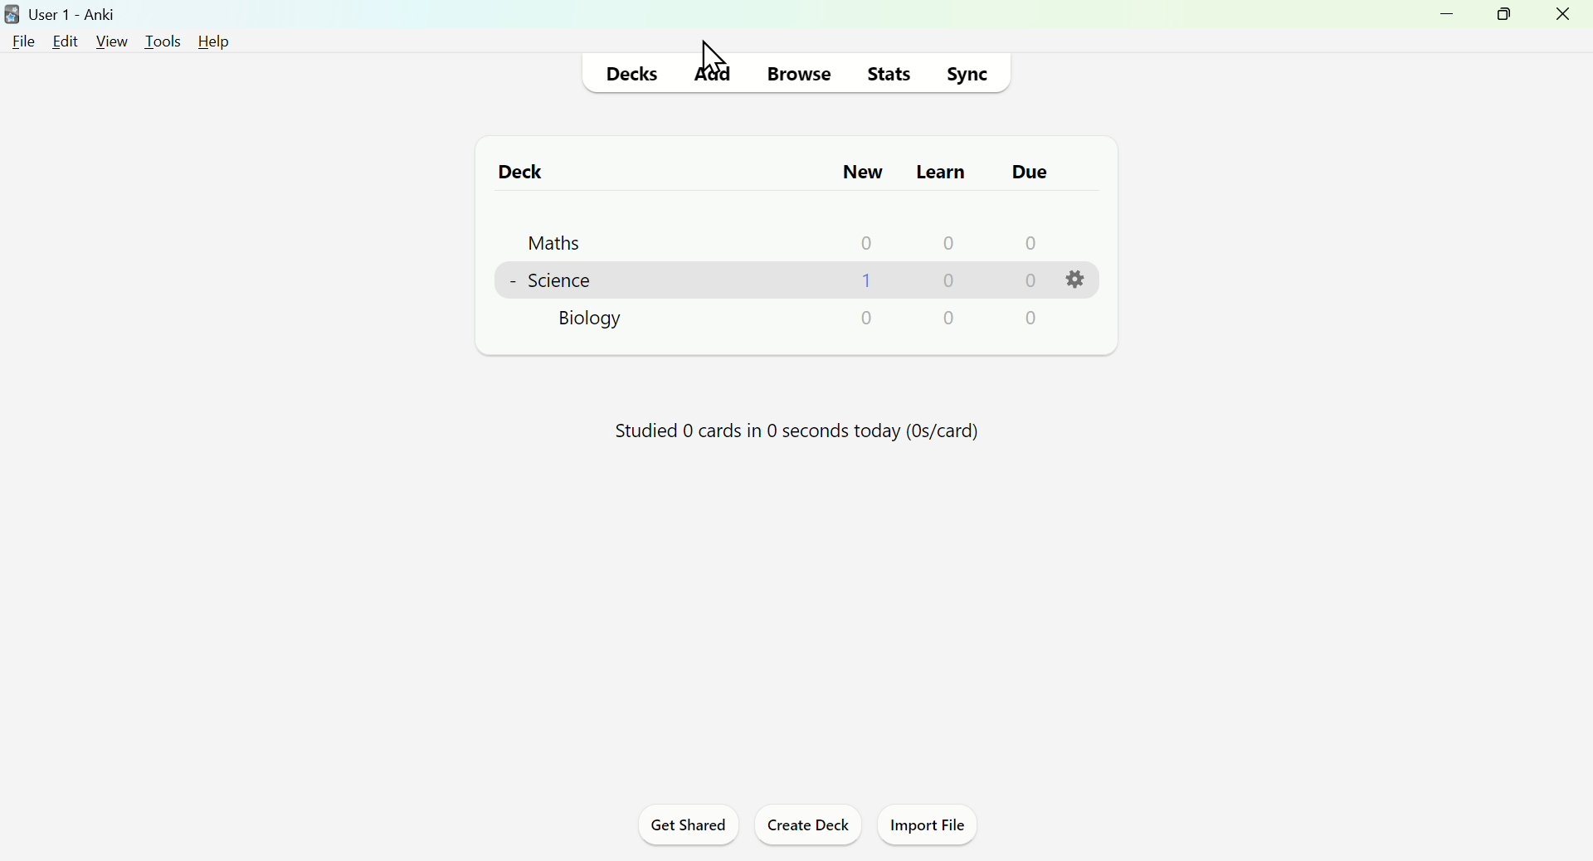  Describe the element at coordinates (926, 827) in the screenshot. I see `Import File` at that location.